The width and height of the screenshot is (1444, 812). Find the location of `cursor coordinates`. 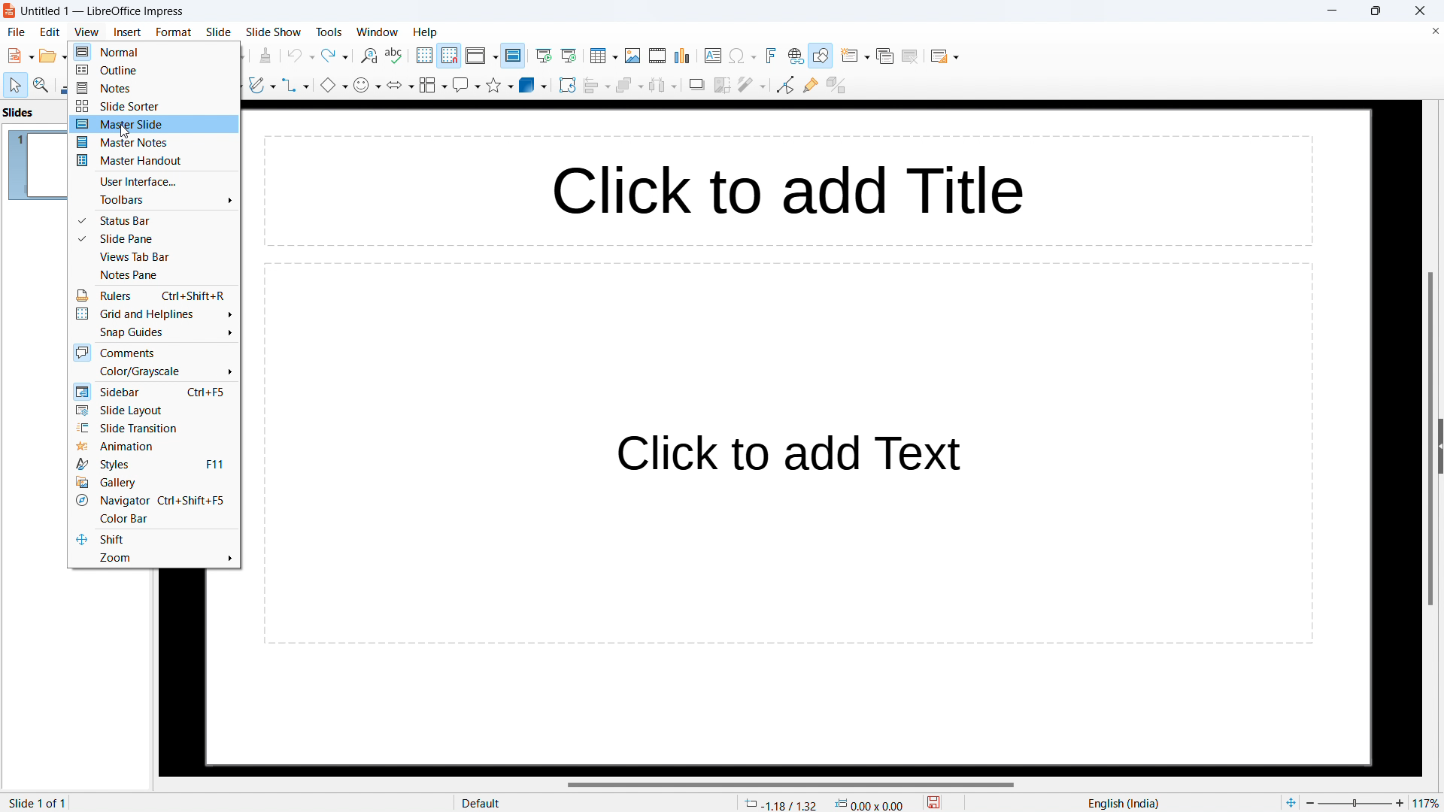

cursor coordinates is located at coordinates (781, 802).